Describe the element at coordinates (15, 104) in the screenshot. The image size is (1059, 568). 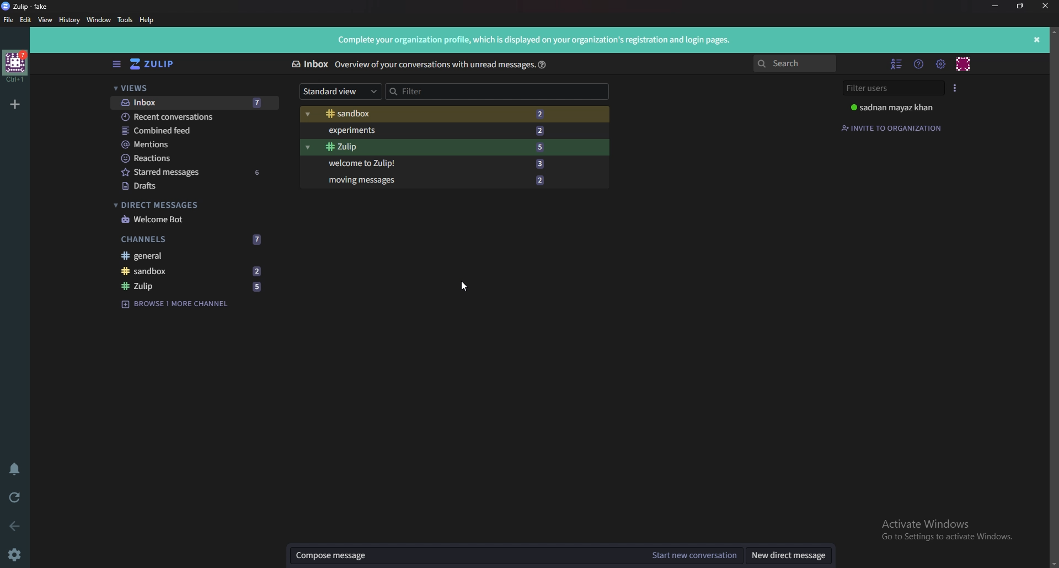
I see `Add organization` at that location.